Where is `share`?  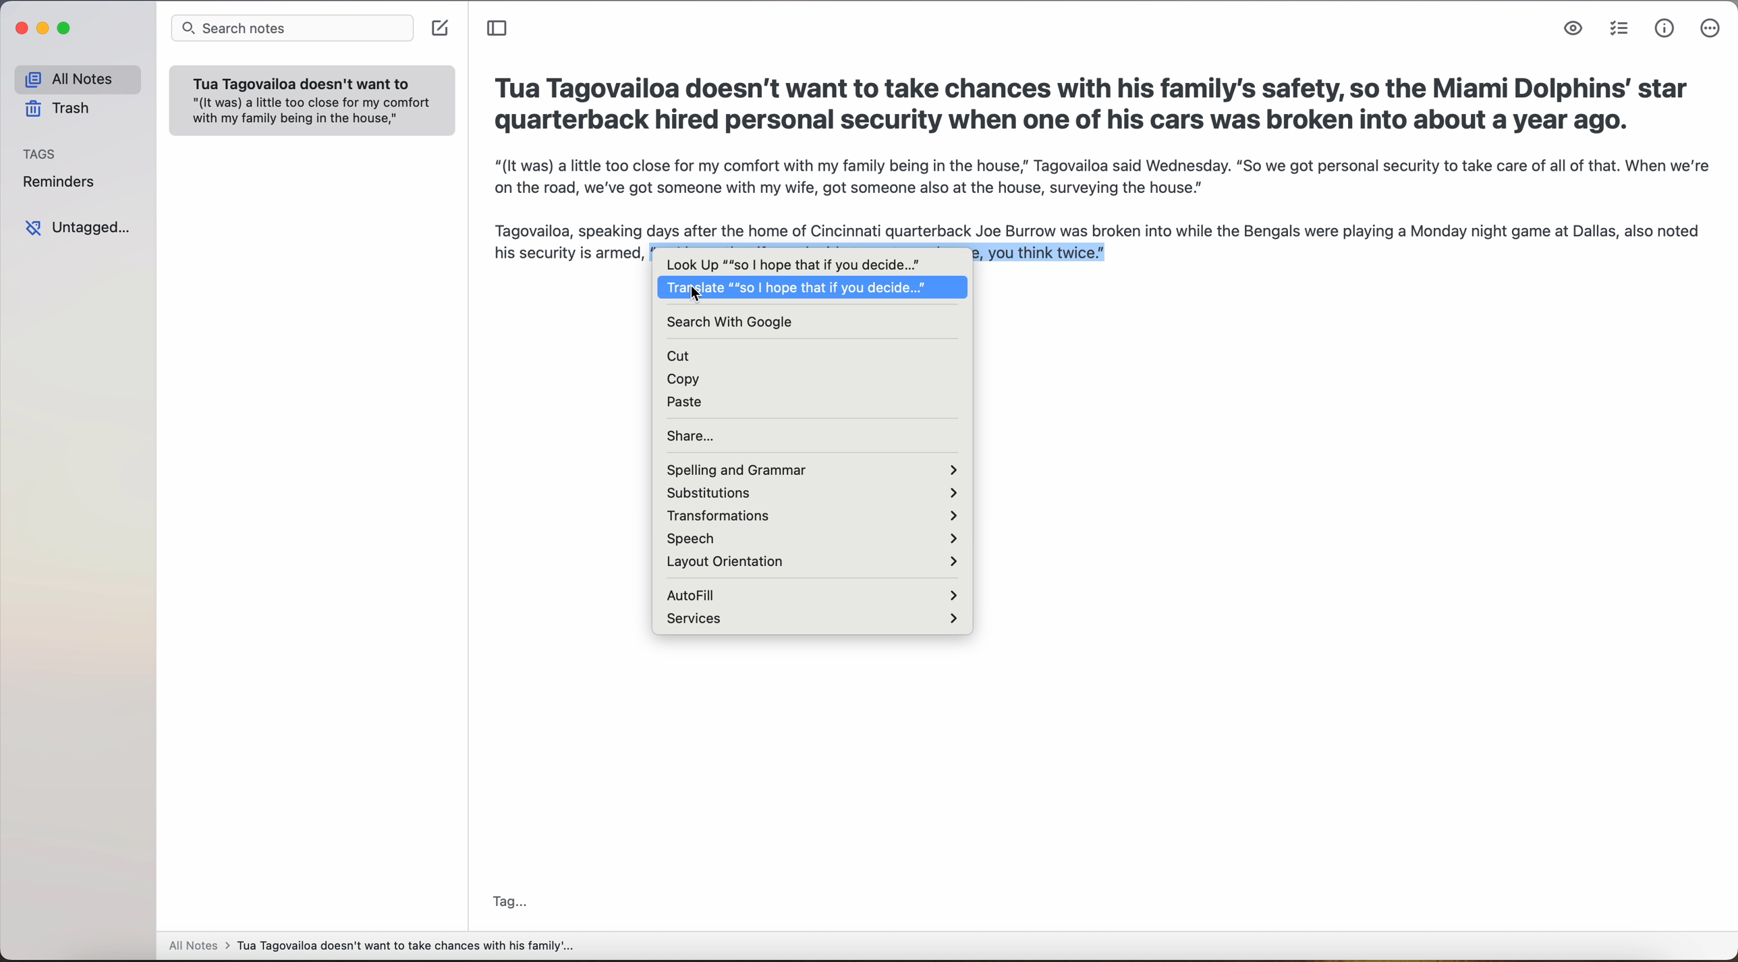
share is located at coordinates (697, 436).